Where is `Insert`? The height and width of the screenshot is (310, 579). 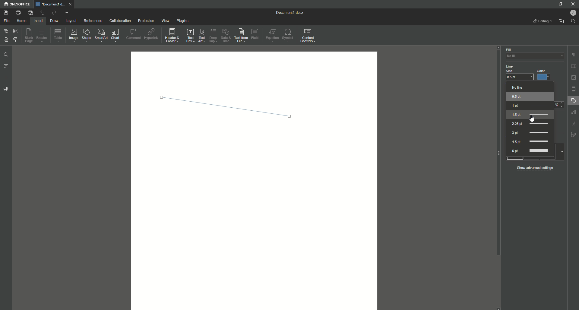
Insert is located at coordinates (38, 21).